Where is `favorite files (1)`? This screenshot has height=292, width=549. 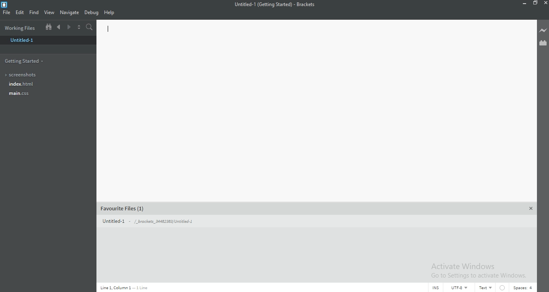
favorite files (1) is located at coordinates (125, 208).